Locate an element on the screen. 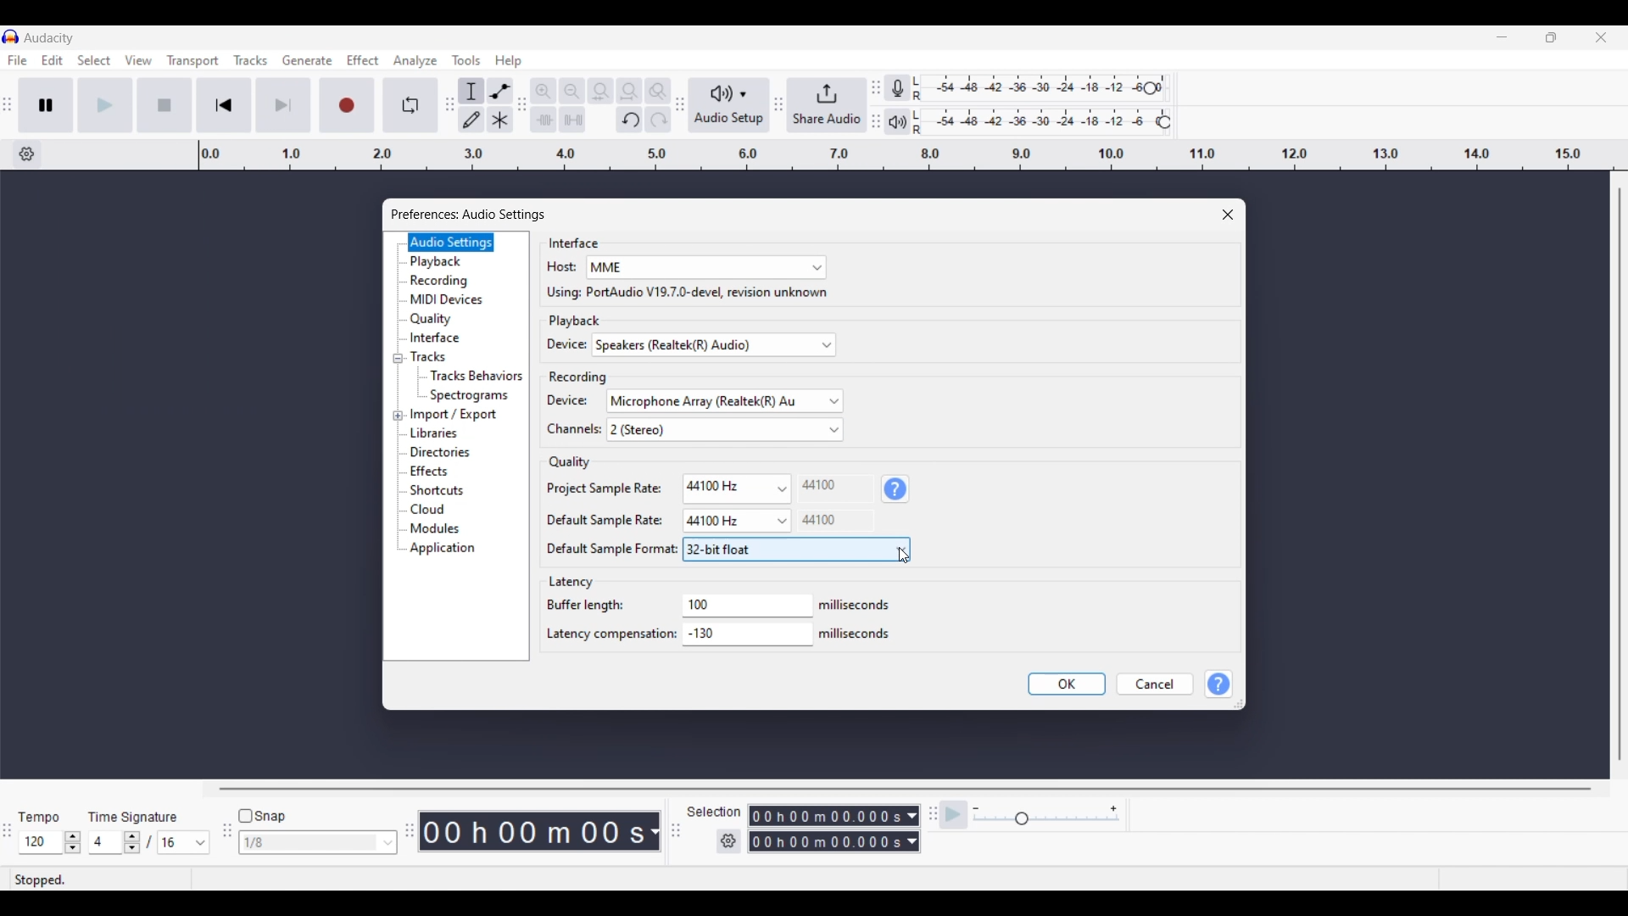 Image resolution: width=1628 pixels, height=916 pixels. Slider to change playback speed is located at coordinates (1046, 820).